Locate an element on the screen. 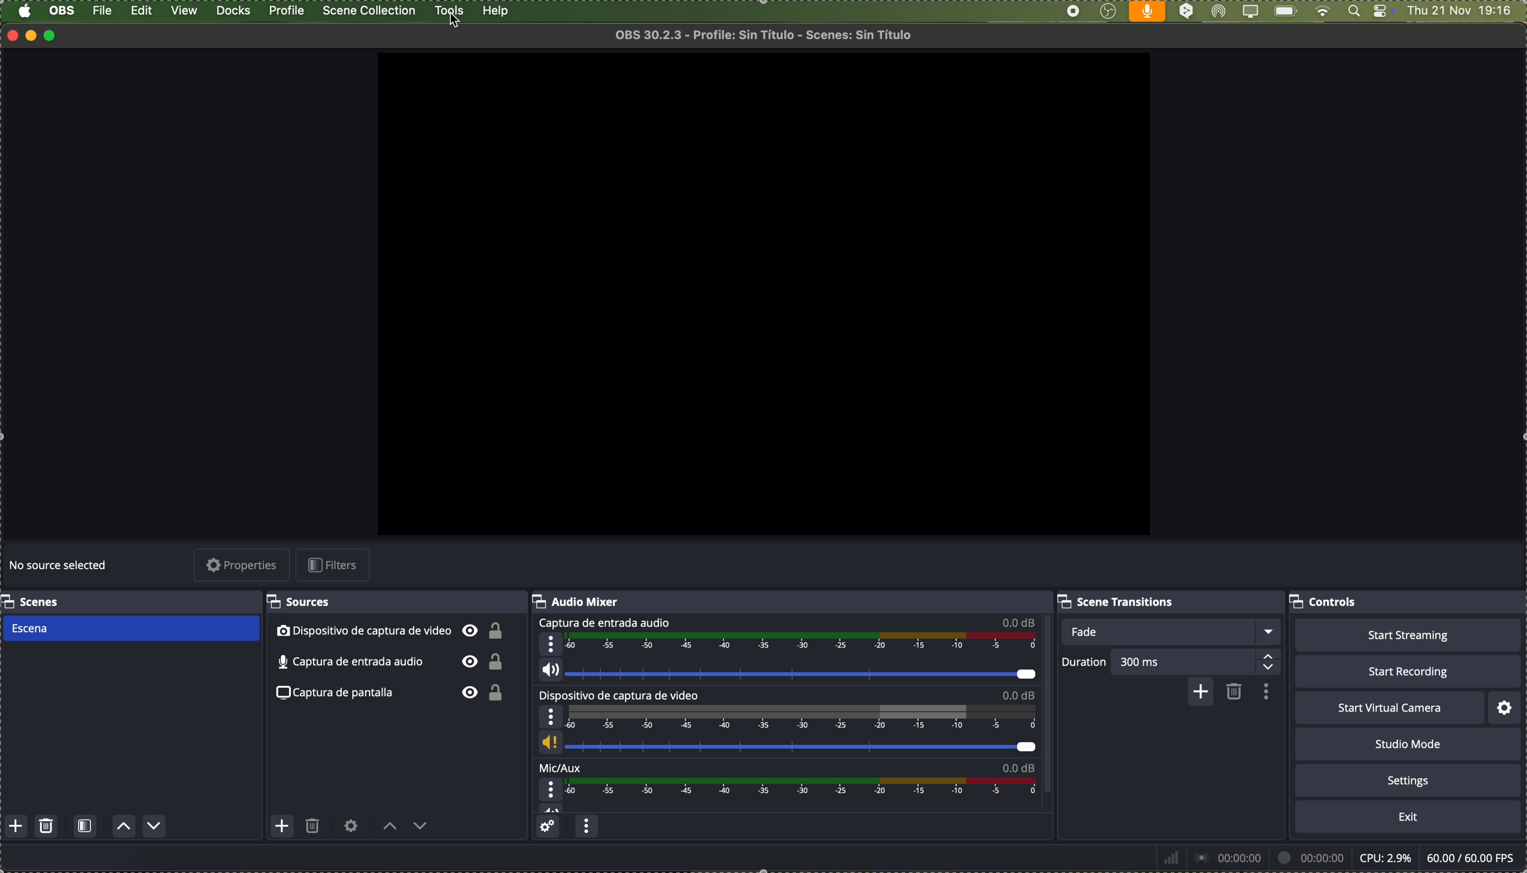 The height and width of the screenshot is (873, 1527). view is located at coordinates (186, 11).